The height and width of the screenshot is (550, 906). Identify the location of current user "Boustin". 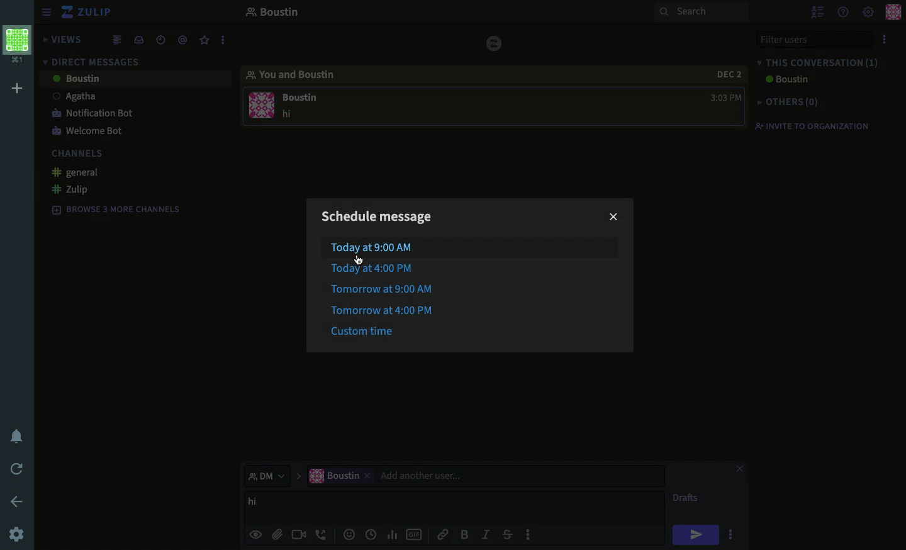
(335, 476).